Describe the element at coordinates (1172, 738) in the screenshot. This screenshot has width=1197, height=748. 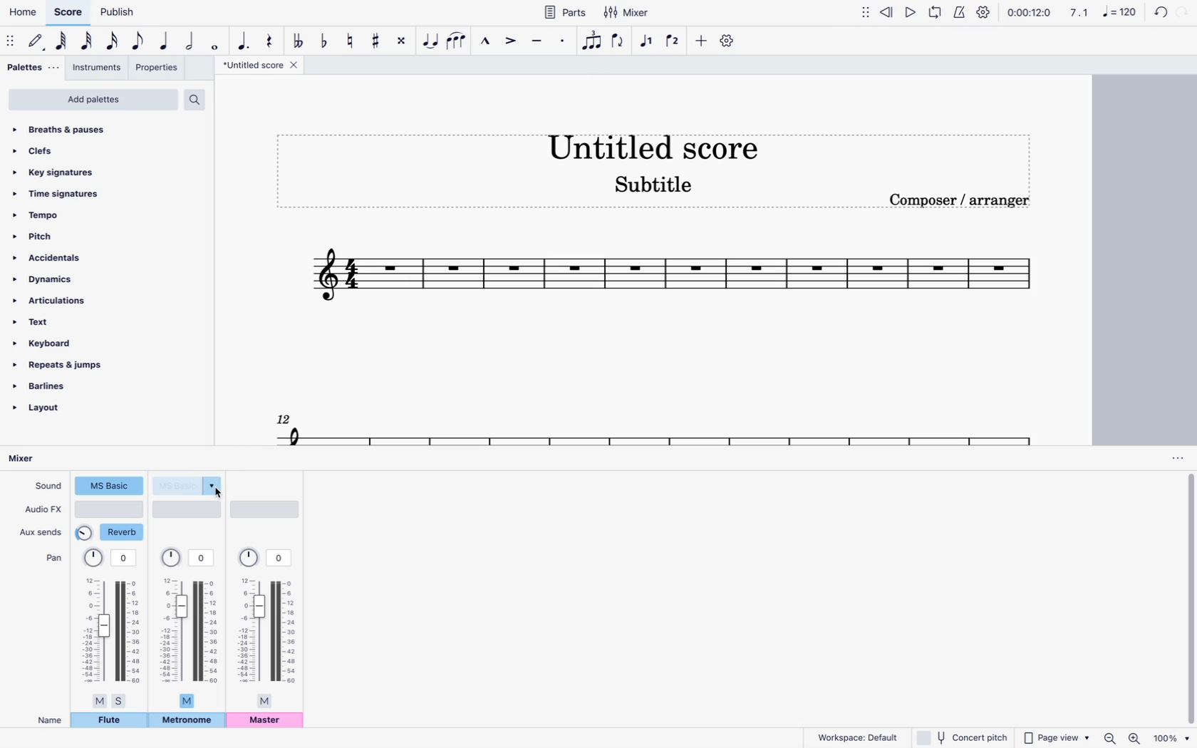
I see `zoom percentage` at that location.